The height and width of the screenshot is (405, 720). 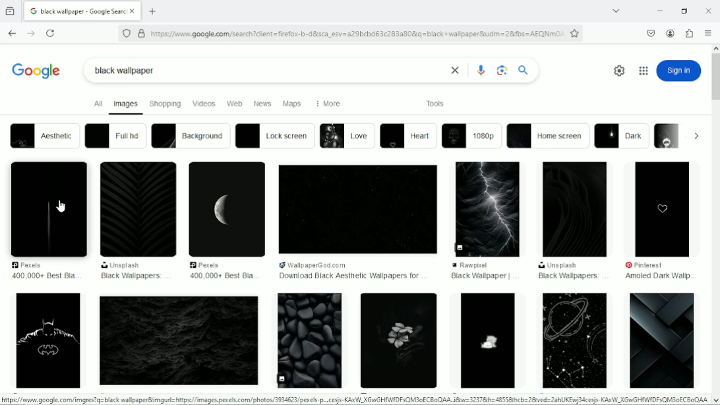 What do you see at coordinates (663, 340) in the screenshot?
I see `black wallpaper image` at bounding box center [663, 340].